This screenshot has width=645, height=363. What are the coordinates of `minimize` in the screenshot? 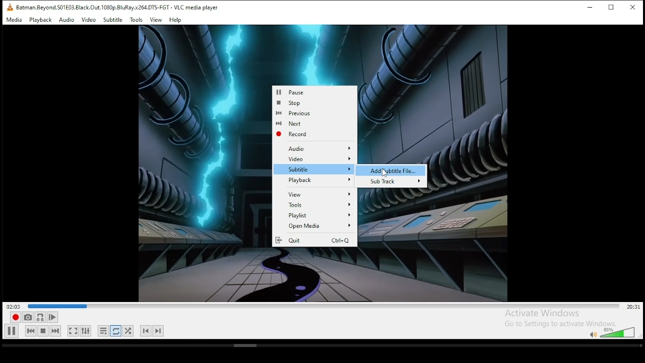 It's located at (589, 8).